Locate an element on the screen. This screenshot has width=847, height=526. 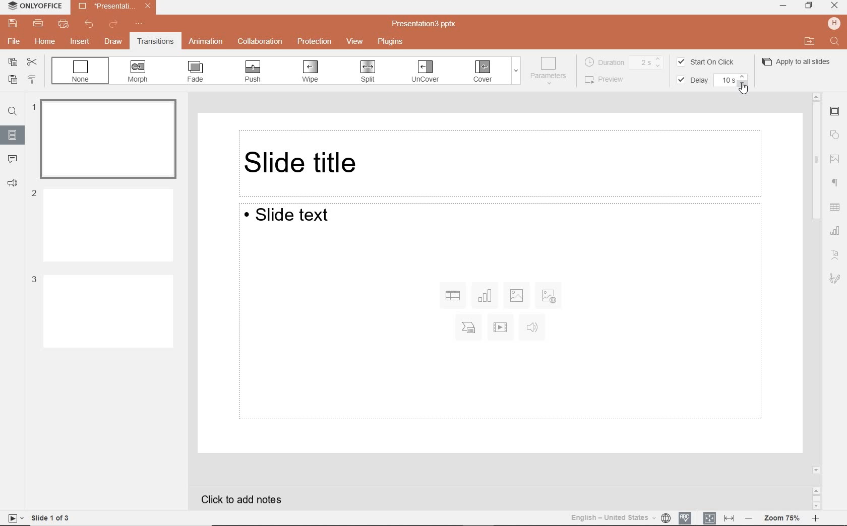
undo is located at coordinates (92, 25).